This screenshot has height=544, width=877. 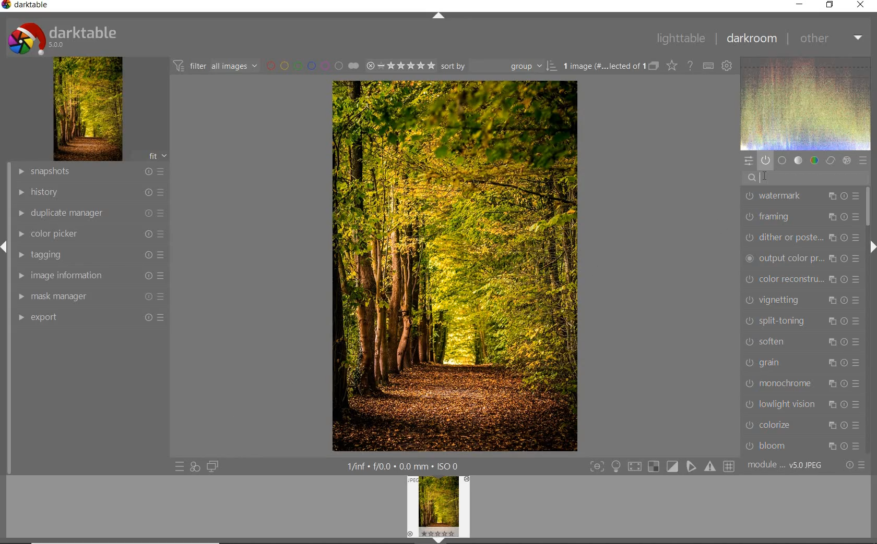 What do you see at coordinates (800, 343) in the screenshot?
I see `soften` at bounding box center [800, 343].